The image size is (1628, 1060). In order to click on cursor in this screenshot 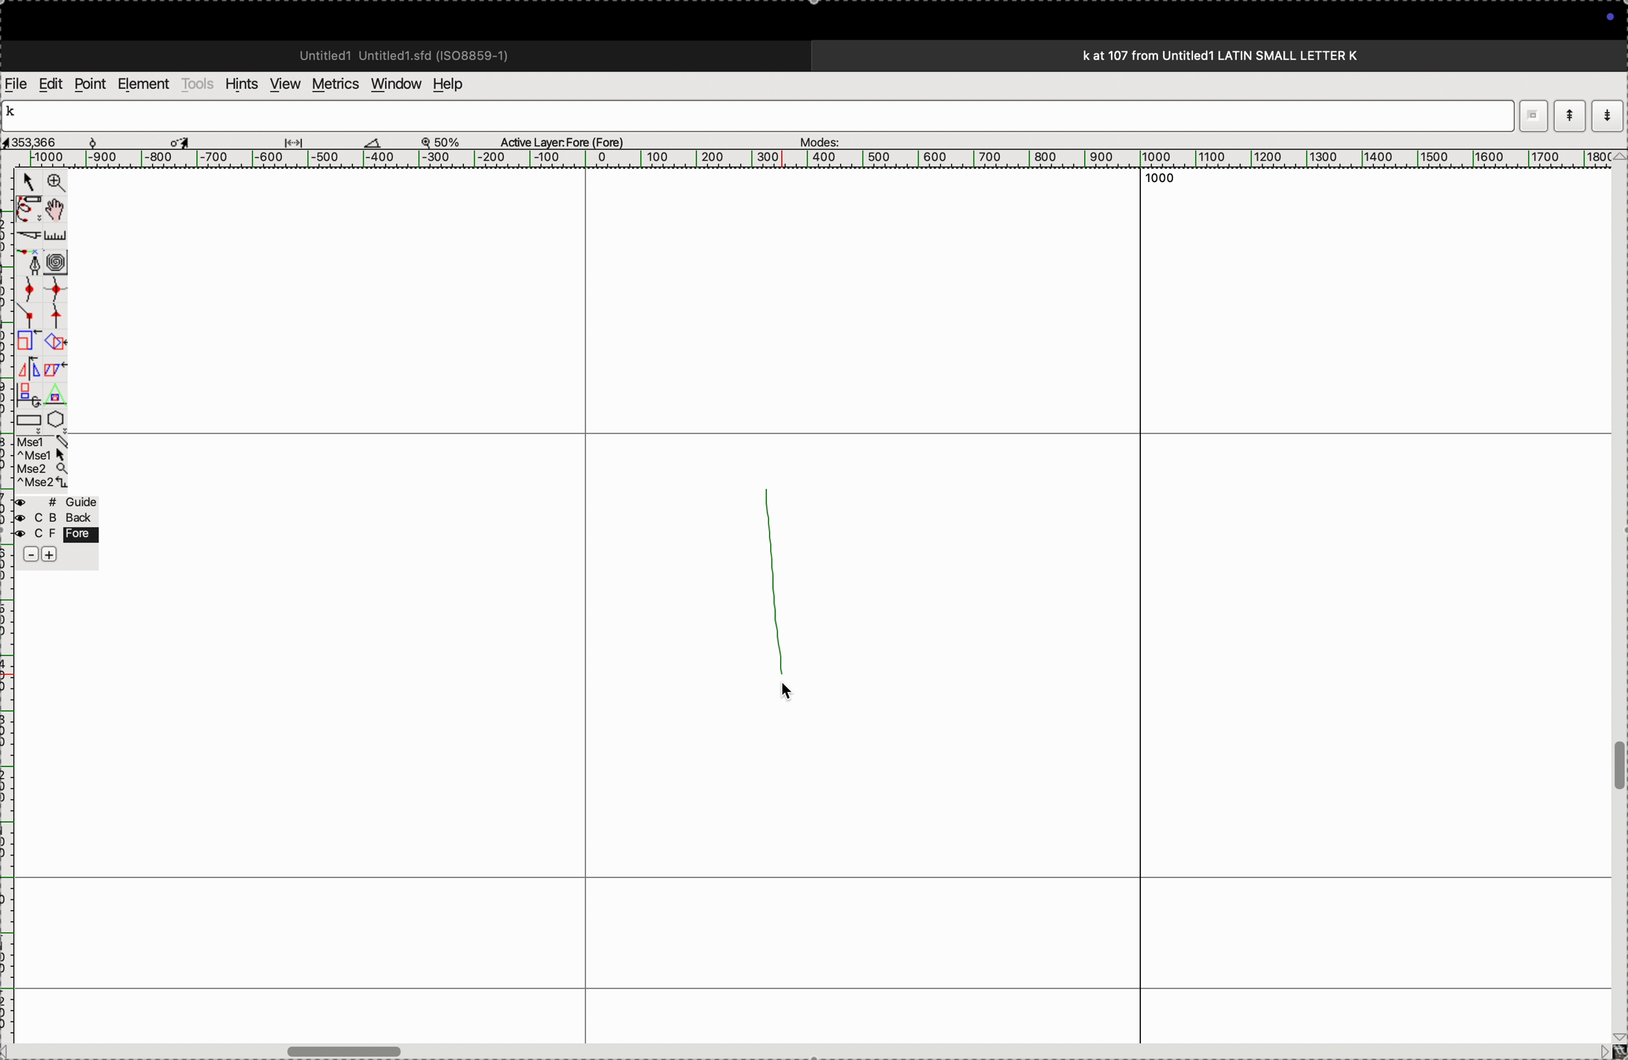, I will do `click(800, 689)`.